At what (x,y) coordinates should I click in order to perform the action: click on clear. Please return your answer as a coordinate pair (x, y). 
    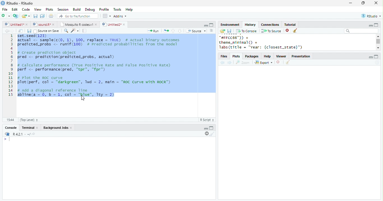
    Looking at the image, I should click on (296, 31).